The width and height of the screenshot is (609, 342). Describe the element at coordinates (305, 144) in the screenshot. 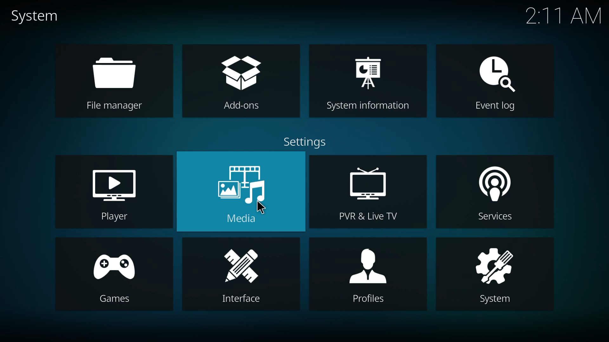

I see `settings` at that location.